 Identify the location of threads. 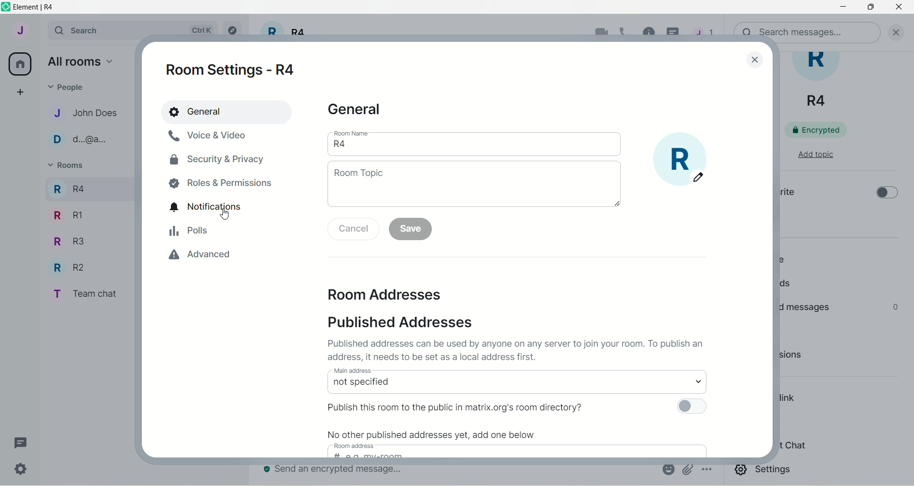
(21, 442).